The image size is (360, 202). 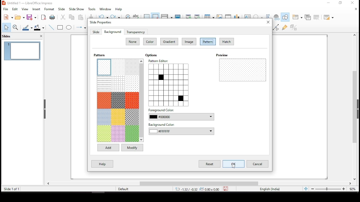 I want to click on edit, so click(x=15, y=9).